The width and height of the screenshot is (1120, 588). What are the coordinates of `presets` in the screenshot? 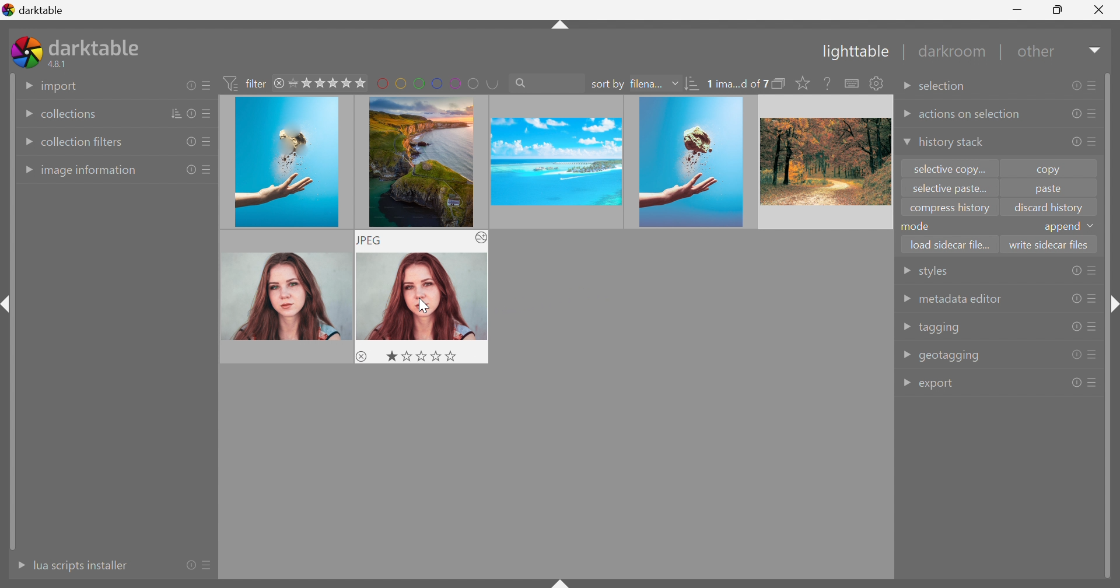 It's located at (1095, 141).